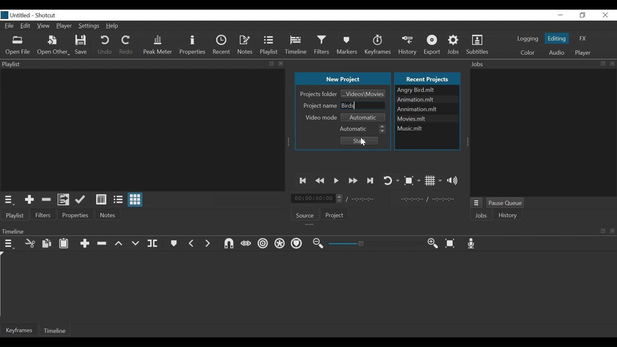  I want to click on Undo, so click(105, 46).